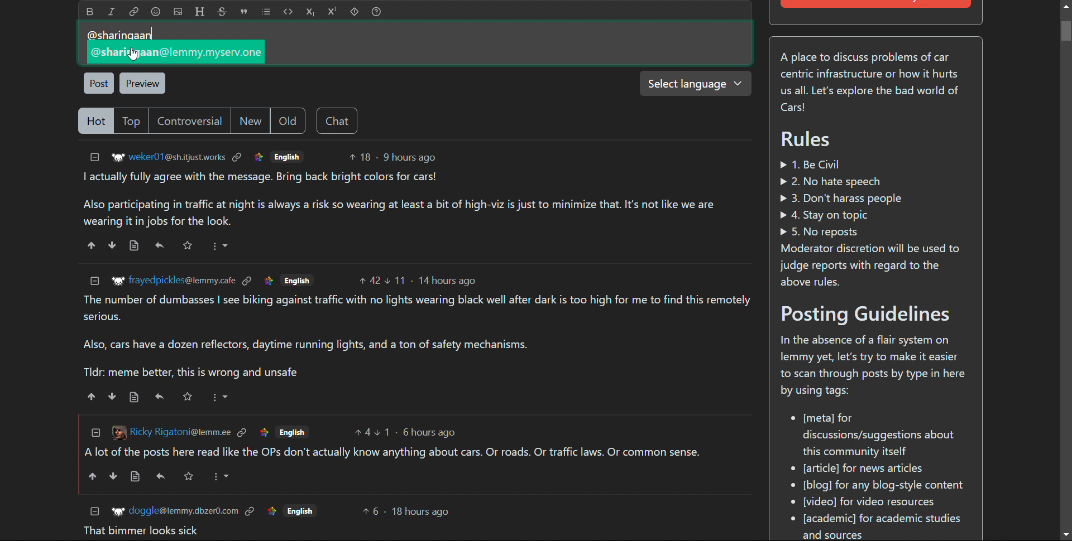 The image size is (1072, 541). Describe the element at coordinates (222, 245) in the screenshot. I see `More` at that location.